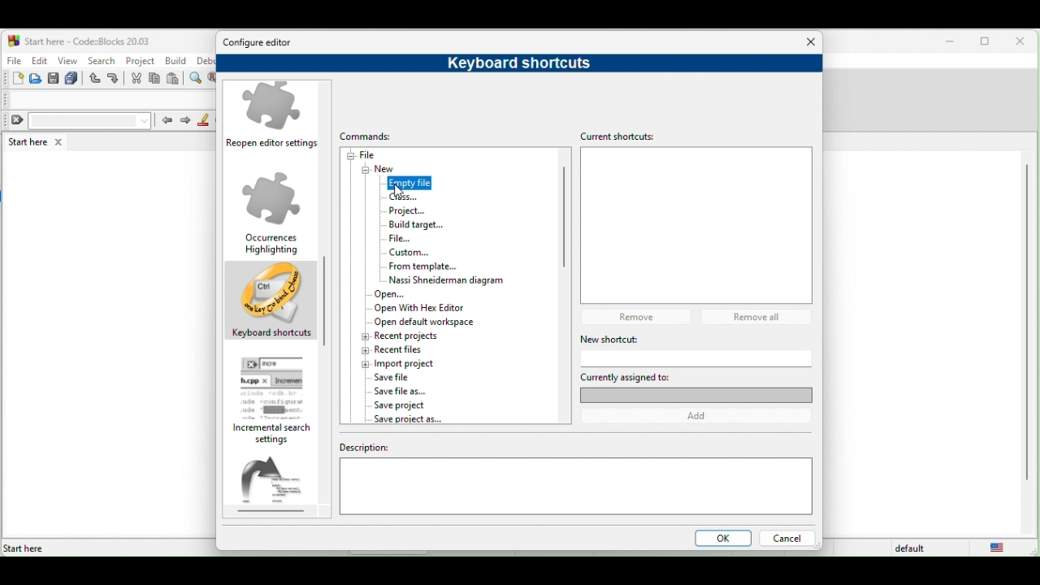 The width and height of the screenshot is (1040, 585). What do you see at coordinates (24, 548) in the screenshot?
I see `Start here` at bounding box center [24, 548].